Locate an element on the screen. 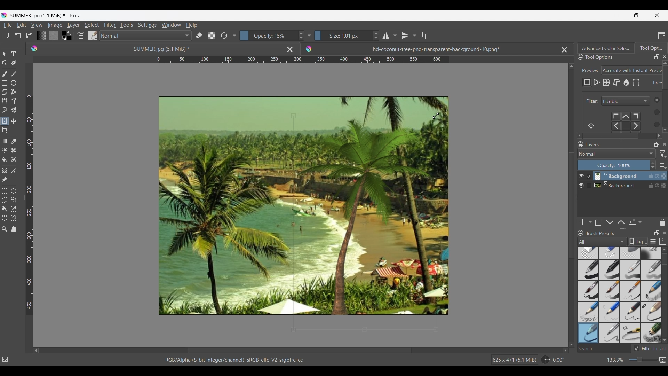 This screenshot has height=376, width=668. Vertical flip options is located at coordinates (405, 36).